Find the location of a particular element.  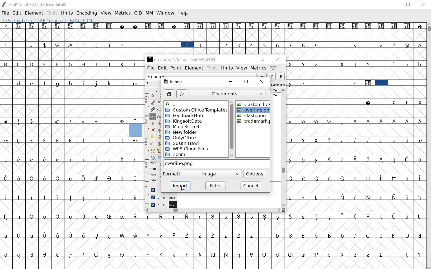

empty cells is located at coordinates (407, 83).